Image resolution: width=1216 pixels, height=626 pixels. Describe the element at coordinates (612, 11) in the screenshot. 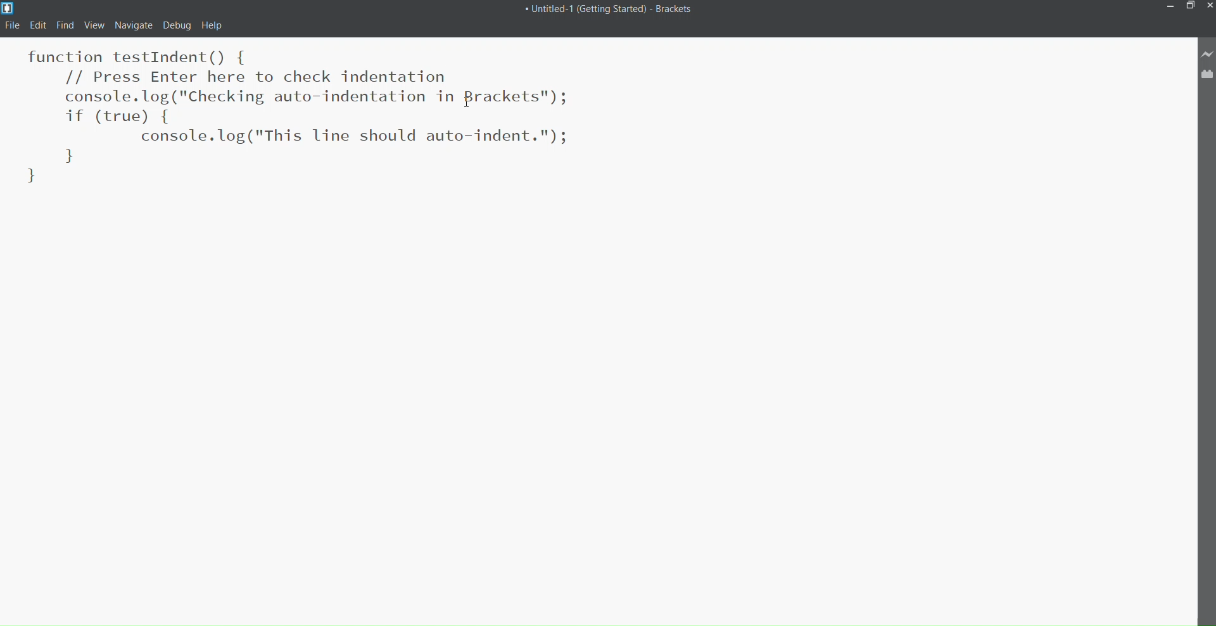

I see `Title` at that location.